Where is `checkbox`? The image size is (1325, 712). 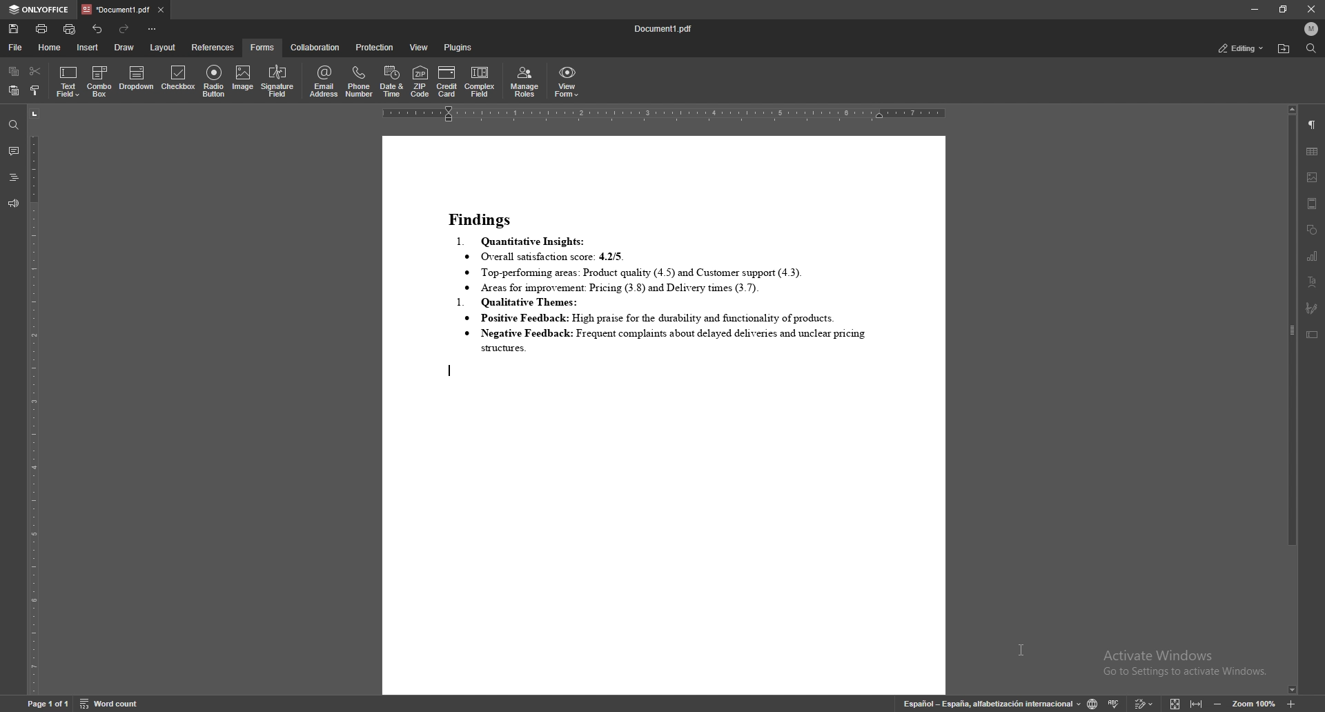 checkbox is located at coordinates (178, 80).